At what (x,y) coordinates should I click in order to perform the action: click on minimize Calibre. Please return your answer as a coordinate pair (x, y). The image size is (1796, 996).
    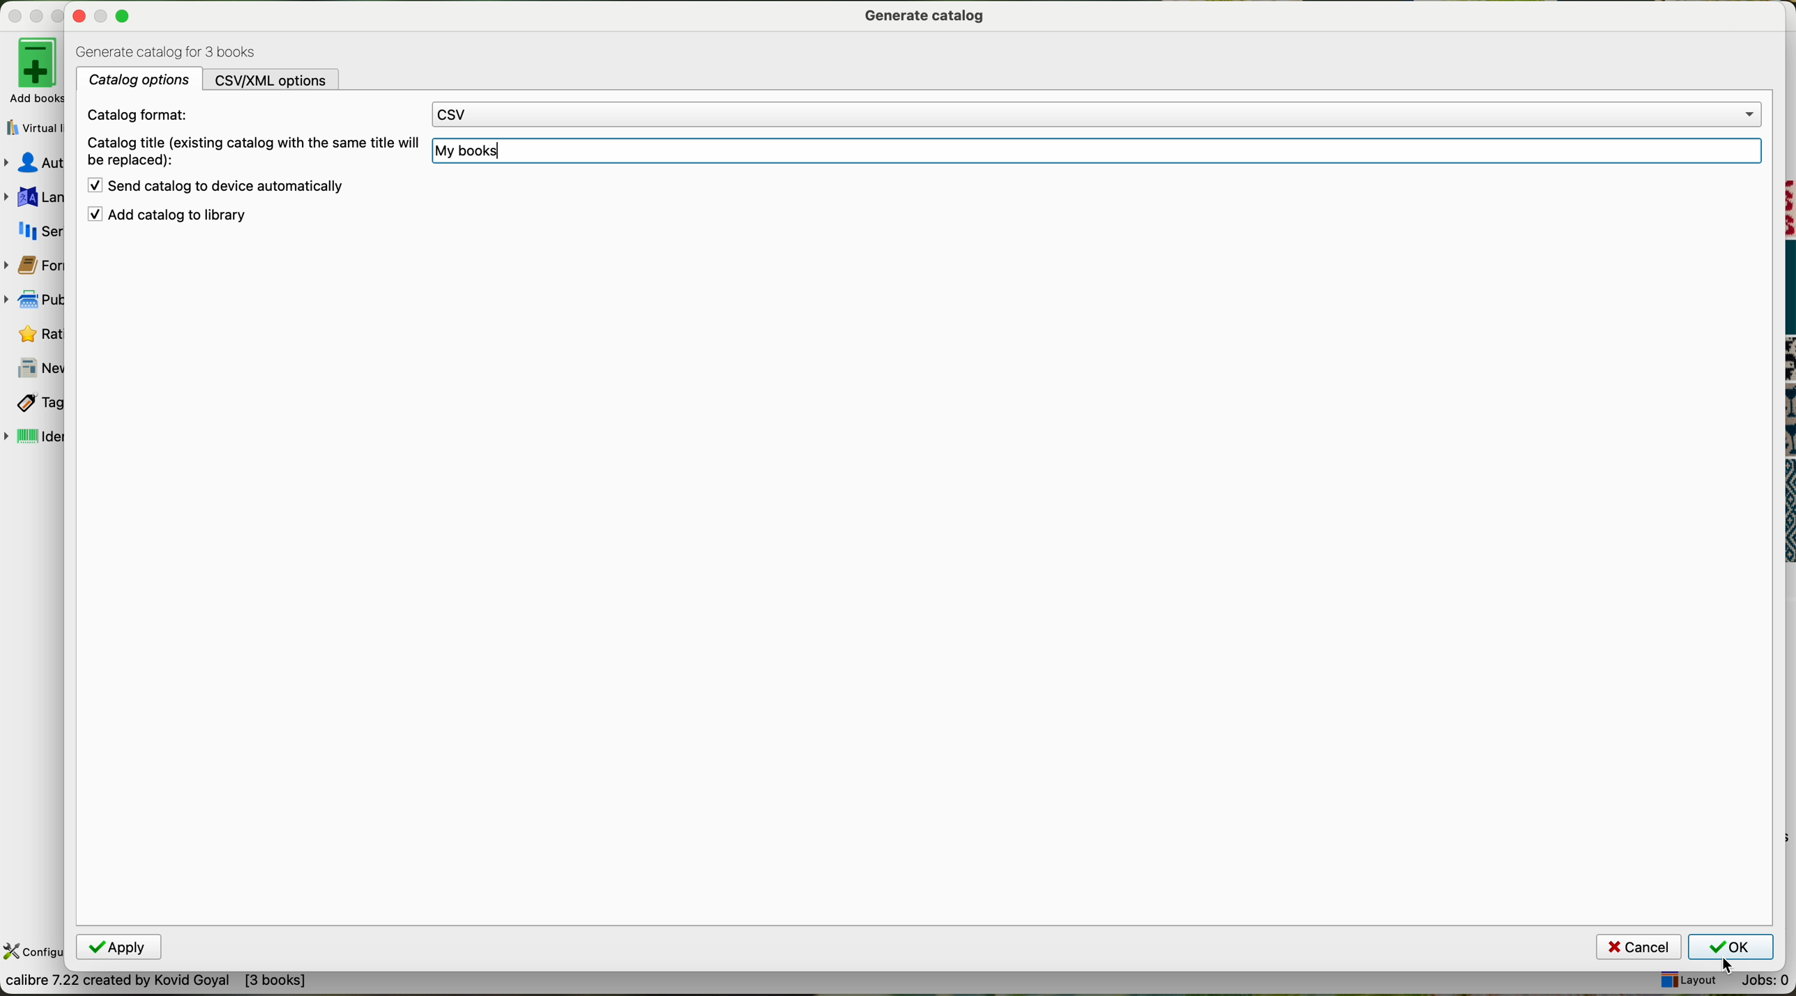
    Looking at the image, I should click on (37, 17).